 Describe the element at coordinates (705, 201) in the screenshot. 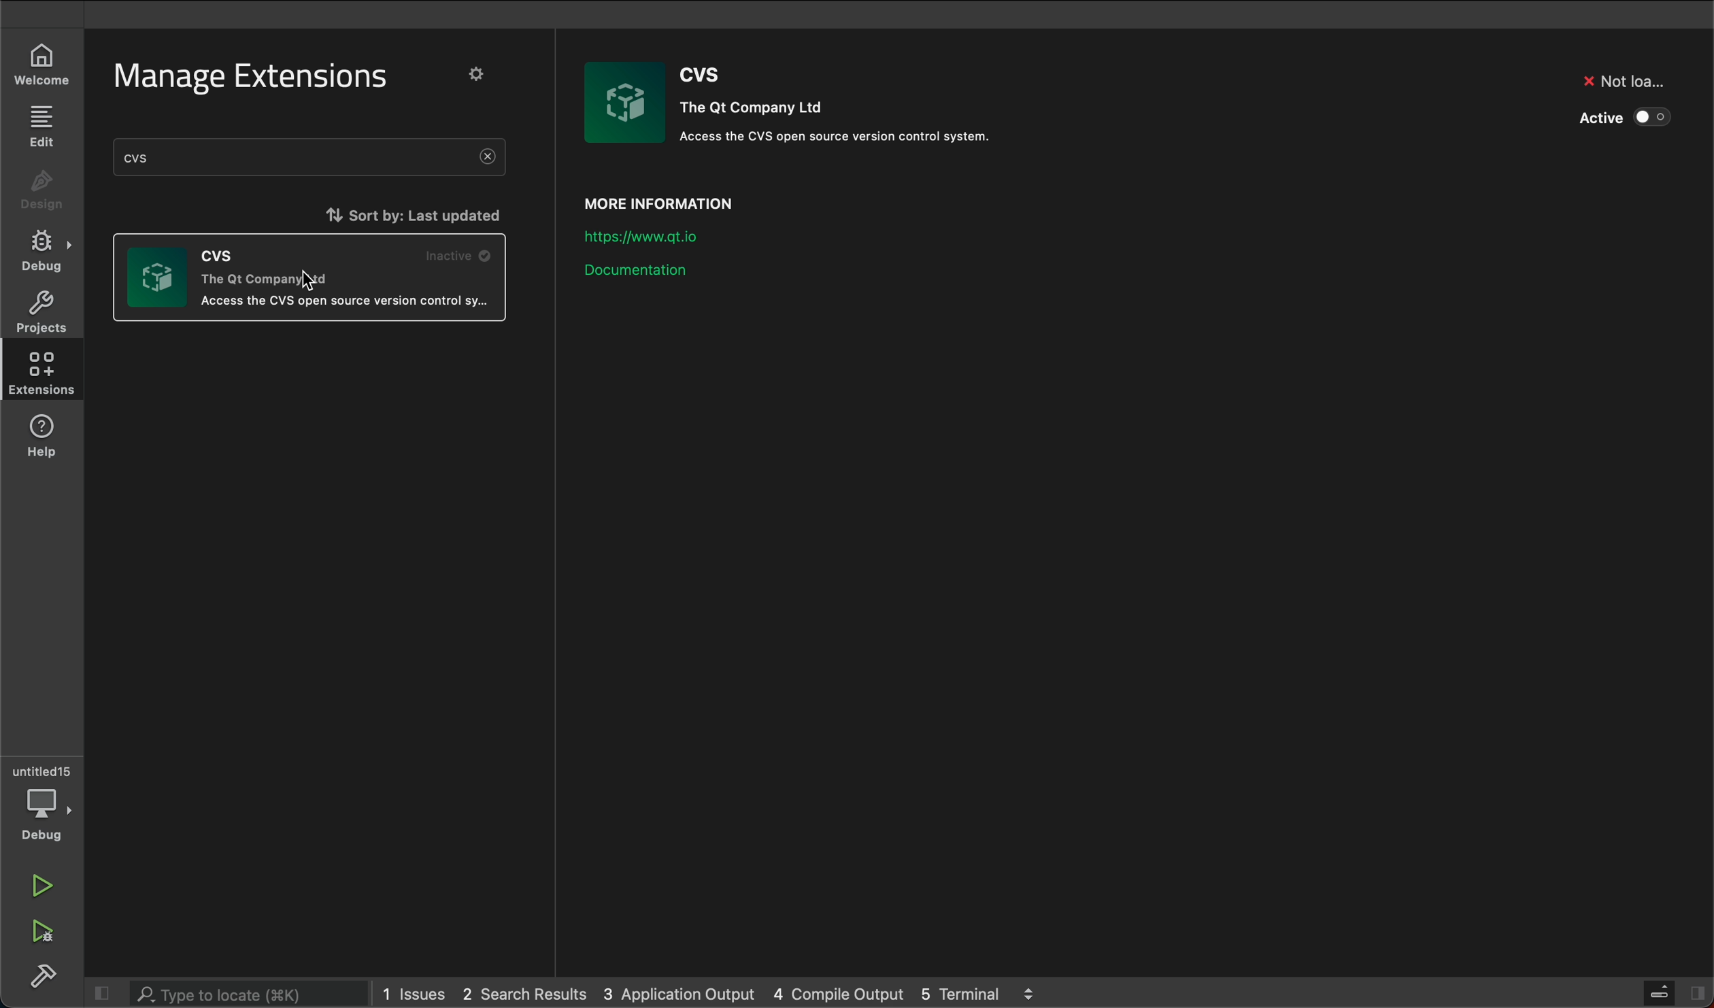

I see `more info` at that location.